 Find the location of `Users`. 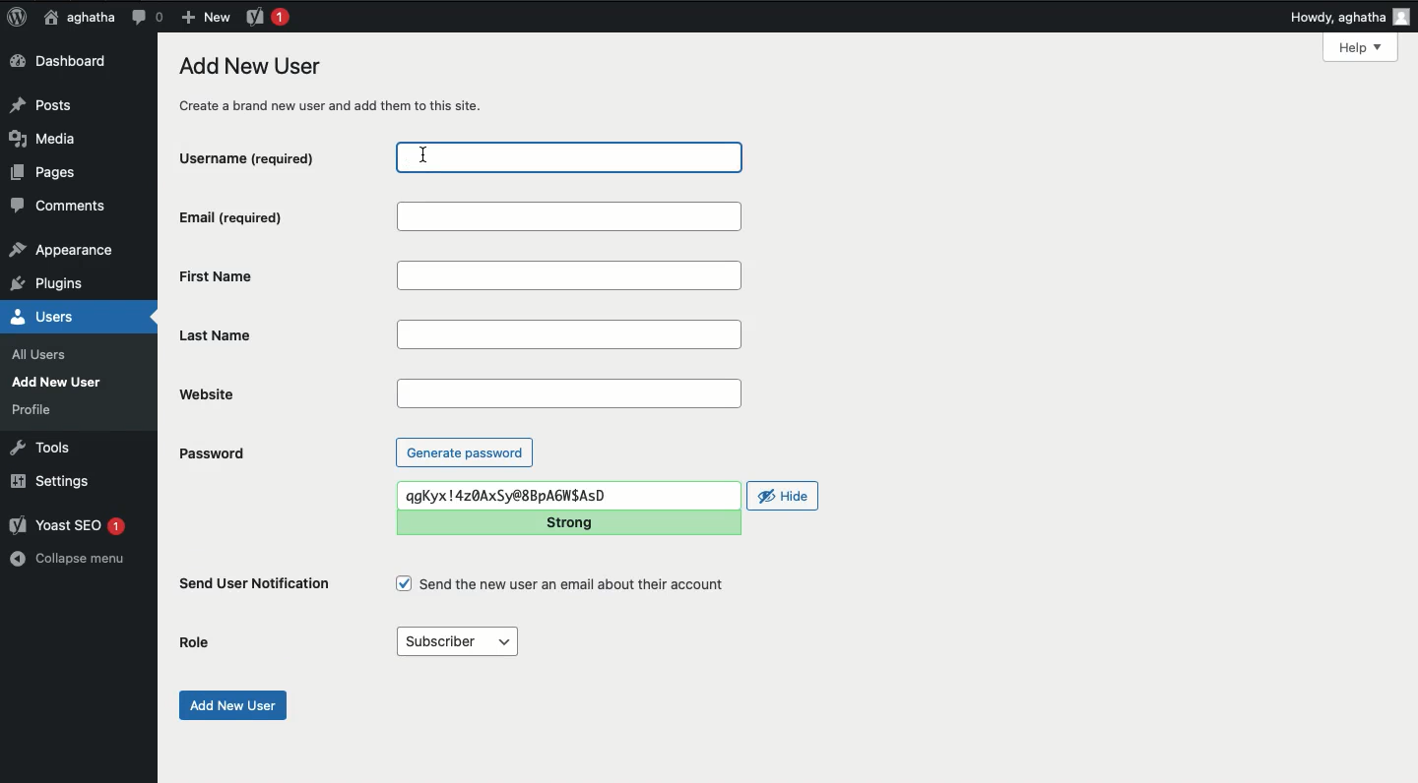

Users is located at coordinates (53, 318).